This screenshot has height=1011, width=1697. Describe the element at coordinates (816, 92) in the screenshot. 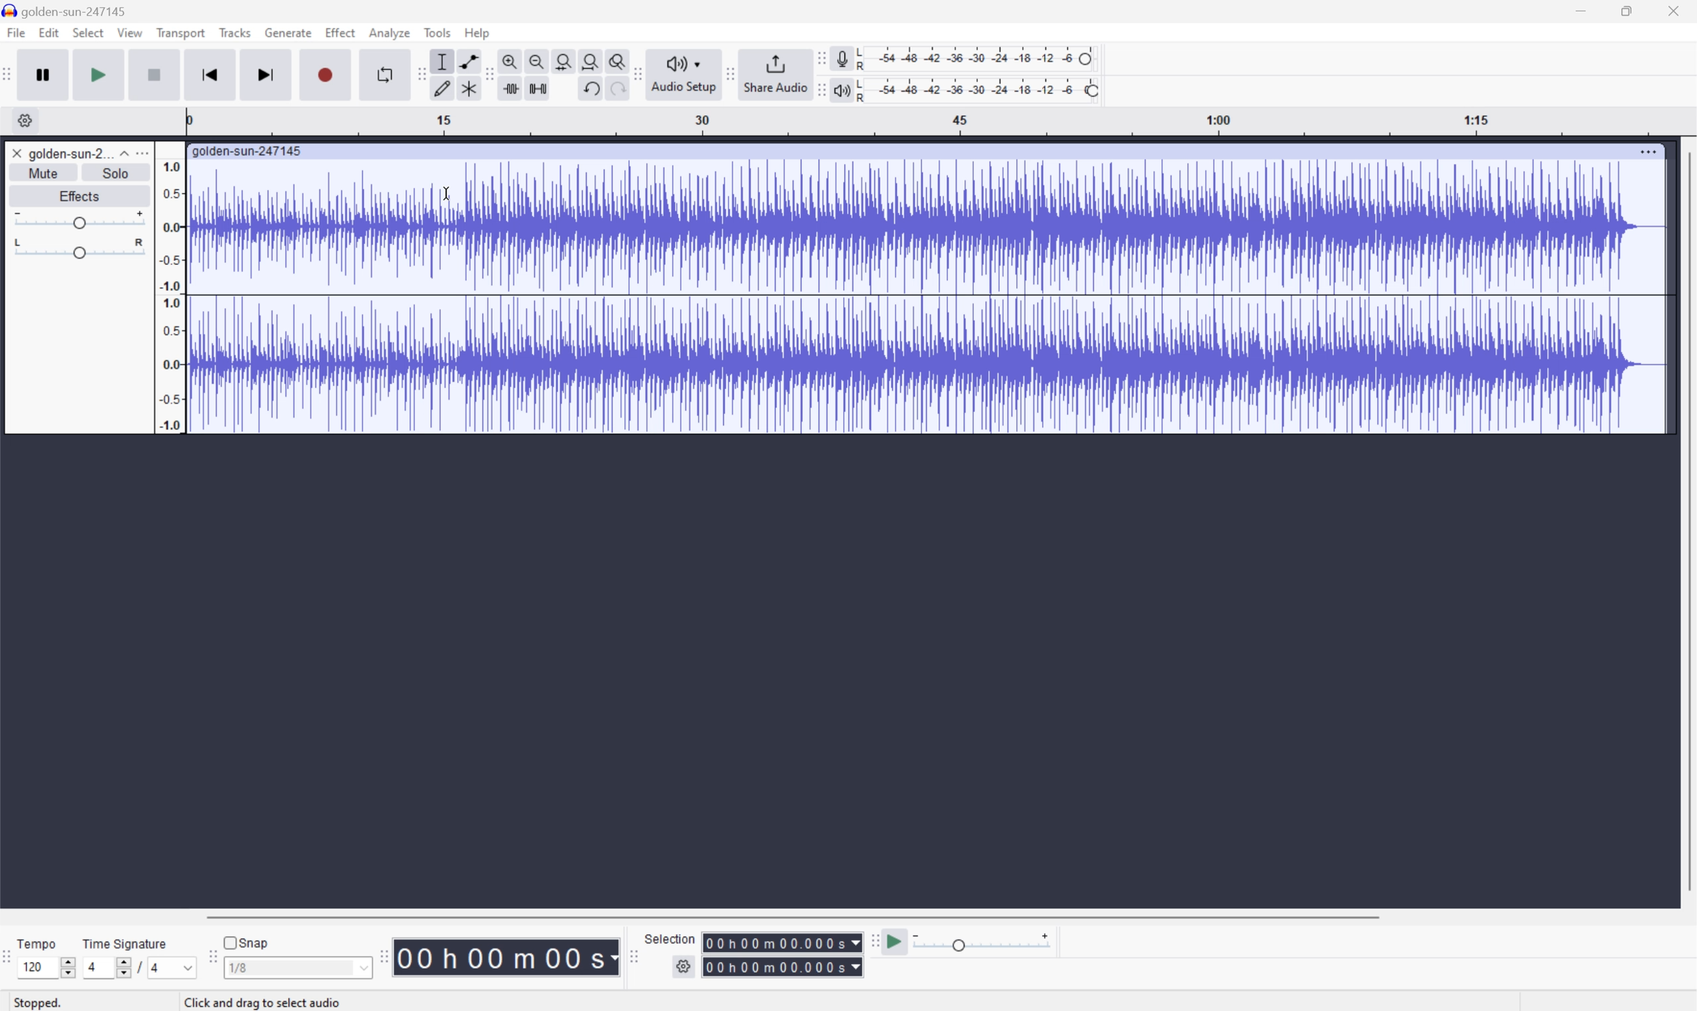

I see `Audacity playback meter toolbar` at that location.